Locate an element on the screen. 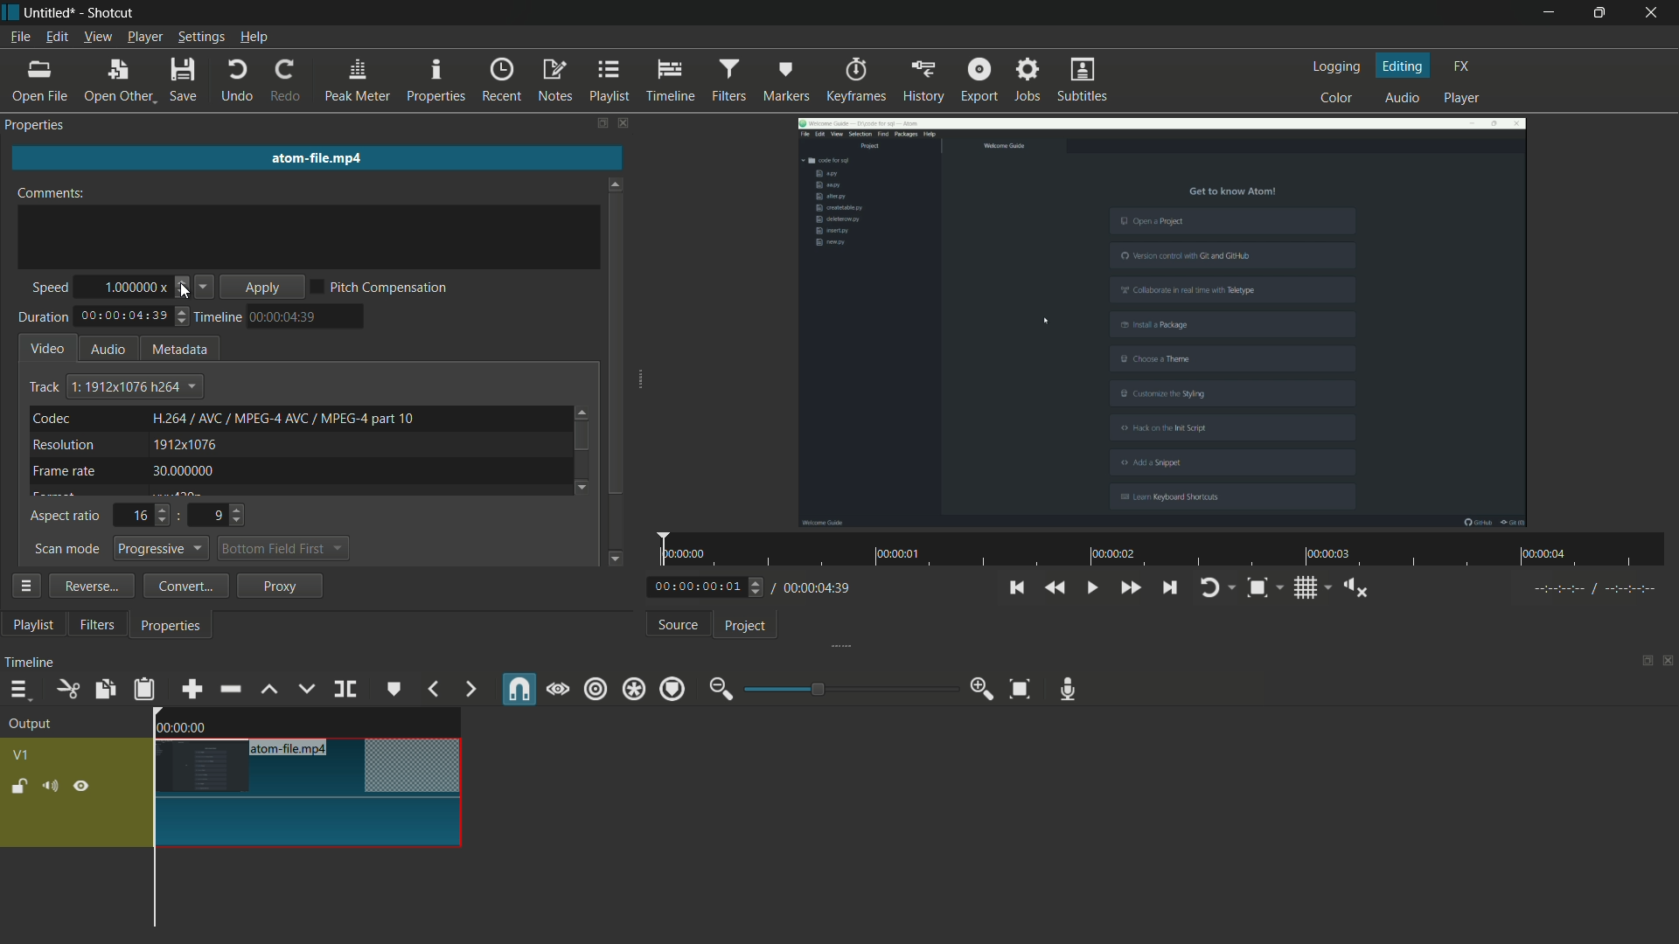  convert is located at coordinates (181, 586).